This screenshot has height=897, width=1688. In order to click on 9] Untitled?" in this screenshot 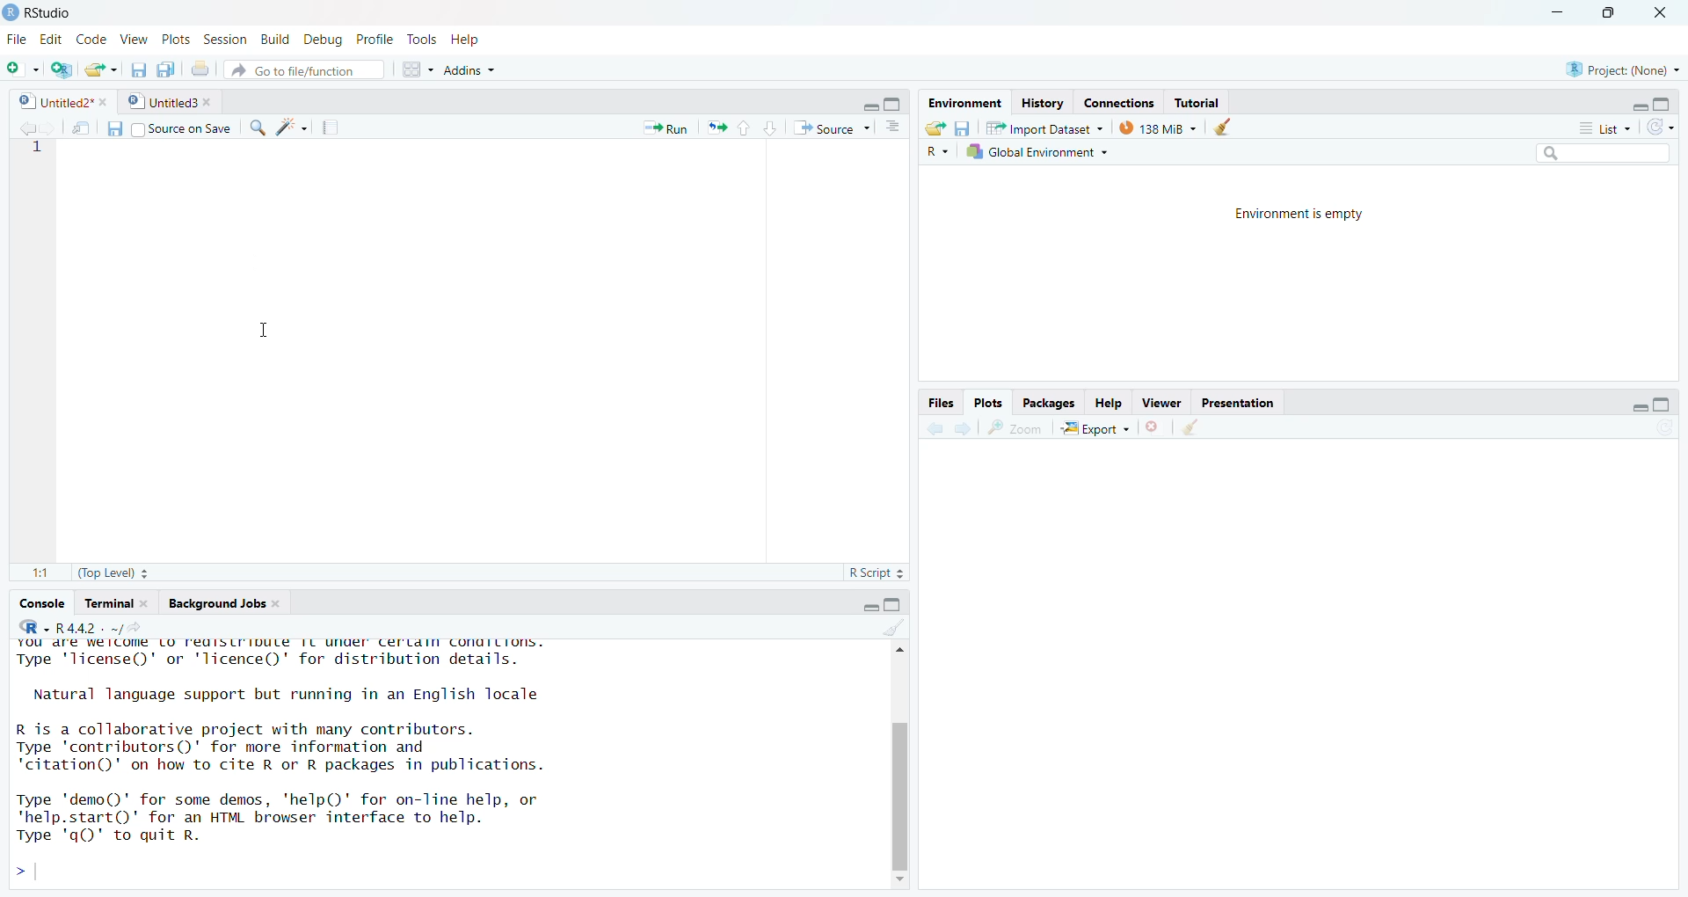, I will do `click(54, 103)`.